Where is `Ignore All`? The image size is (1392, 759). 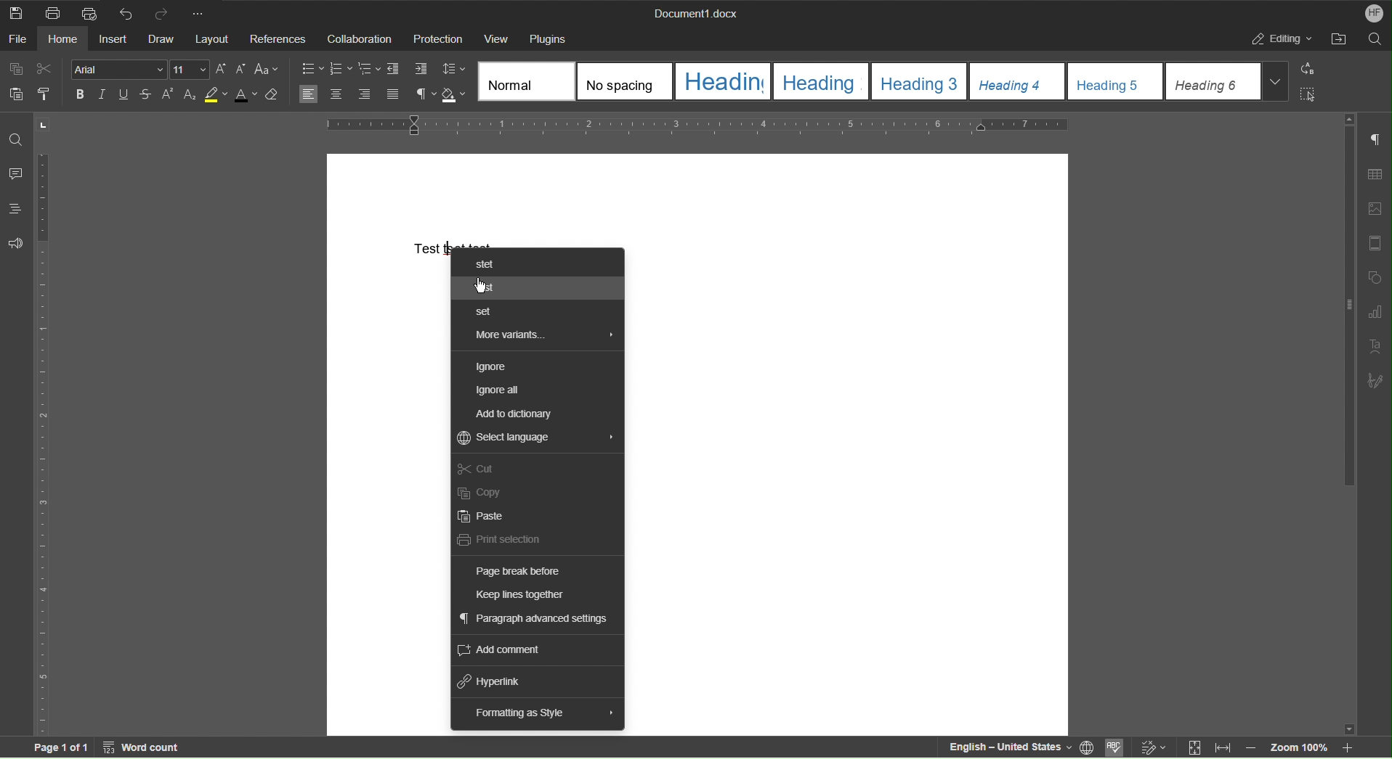
Ignore All is located at coordinates (497, 390).